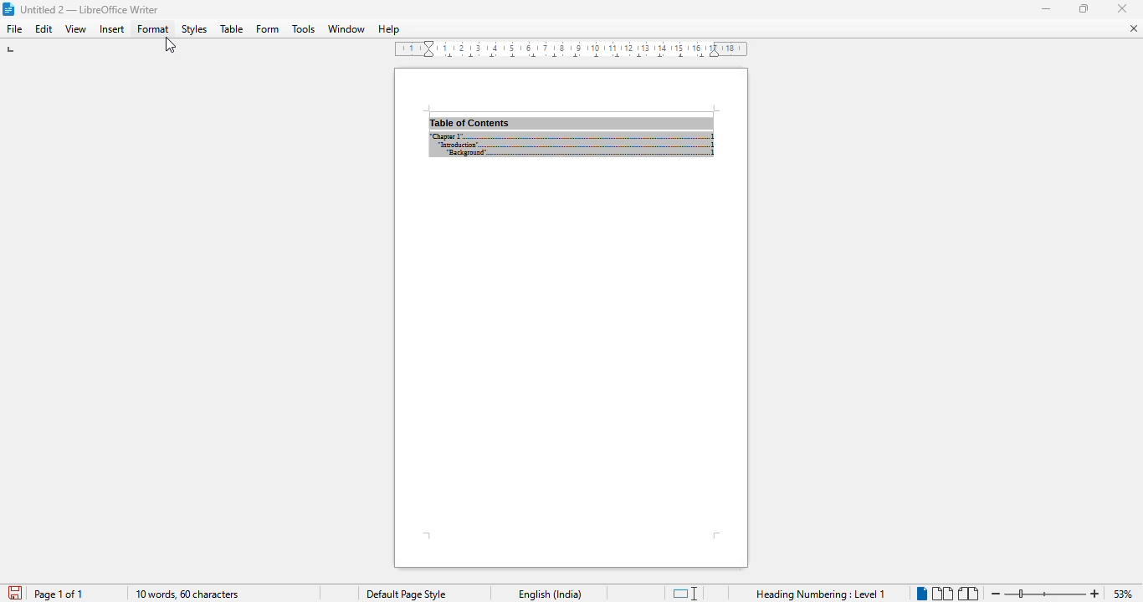 This screenshot has height=602, width=1143. I want to click on 10 words, 60 characters, so click(187, 594).